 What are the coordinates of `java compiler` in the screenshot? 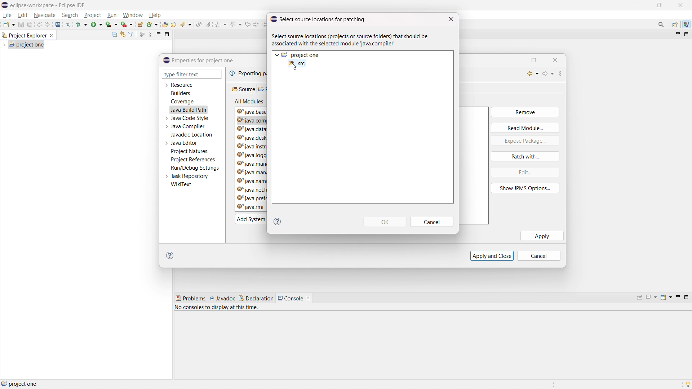 It's located at (189, 126).